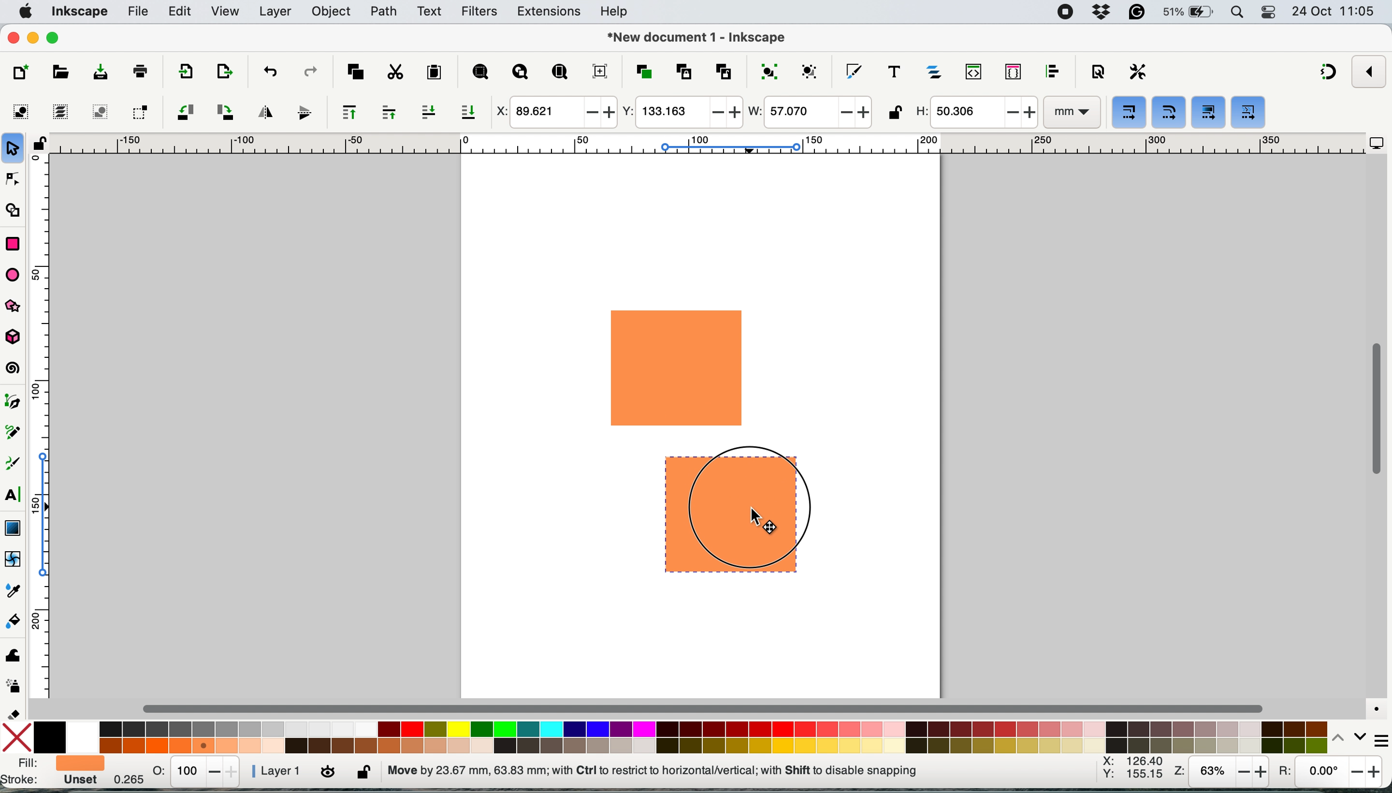 The image size is (1392, 793). Describe the element at coordinates (479, 73) in the screenshot. I see `zoom selection` at that location.